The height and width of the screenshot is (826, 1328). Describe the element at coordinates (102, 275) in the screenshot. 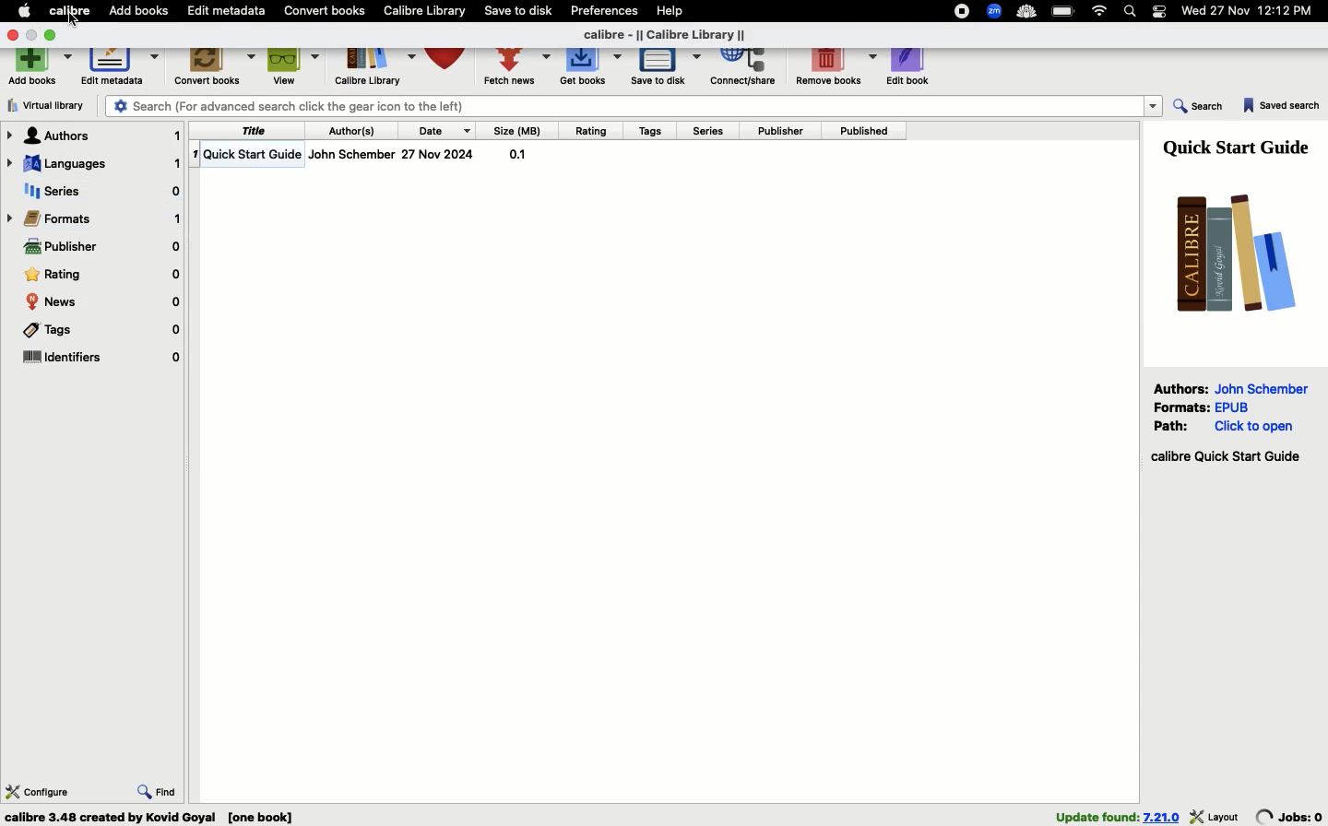

I see `Rating` at that location.